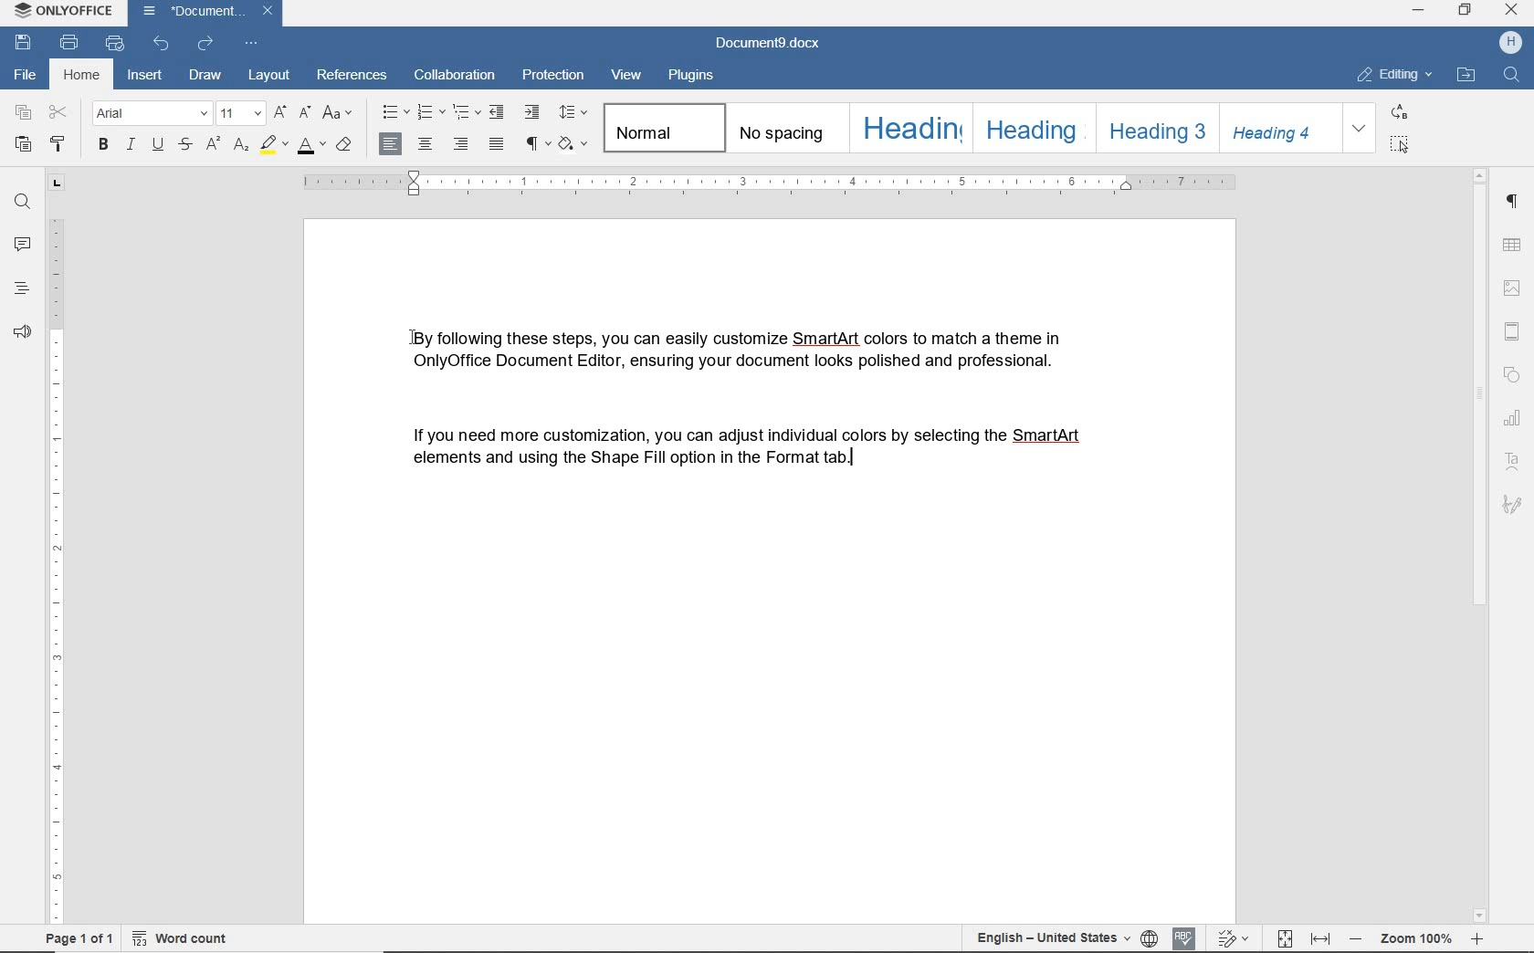 This screenshot has width=1534, height=953. I want to click on references, so click(353, 77).